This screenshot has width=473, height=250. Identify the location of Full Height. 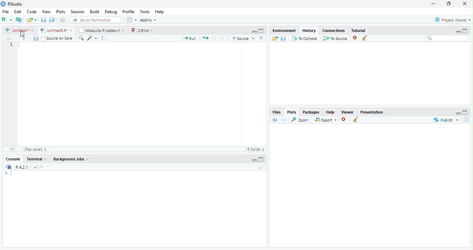
(466, 112).